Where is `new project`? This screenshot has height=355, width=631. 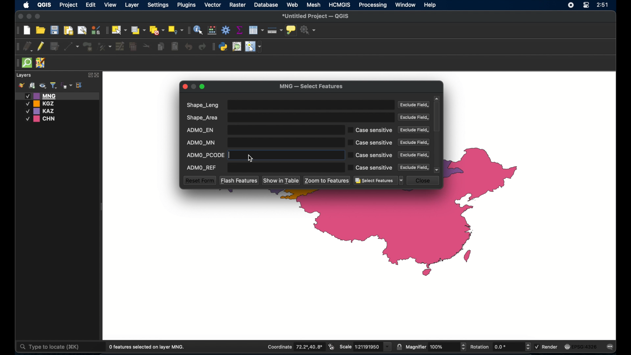 new project is located at coordinates (27, 31).